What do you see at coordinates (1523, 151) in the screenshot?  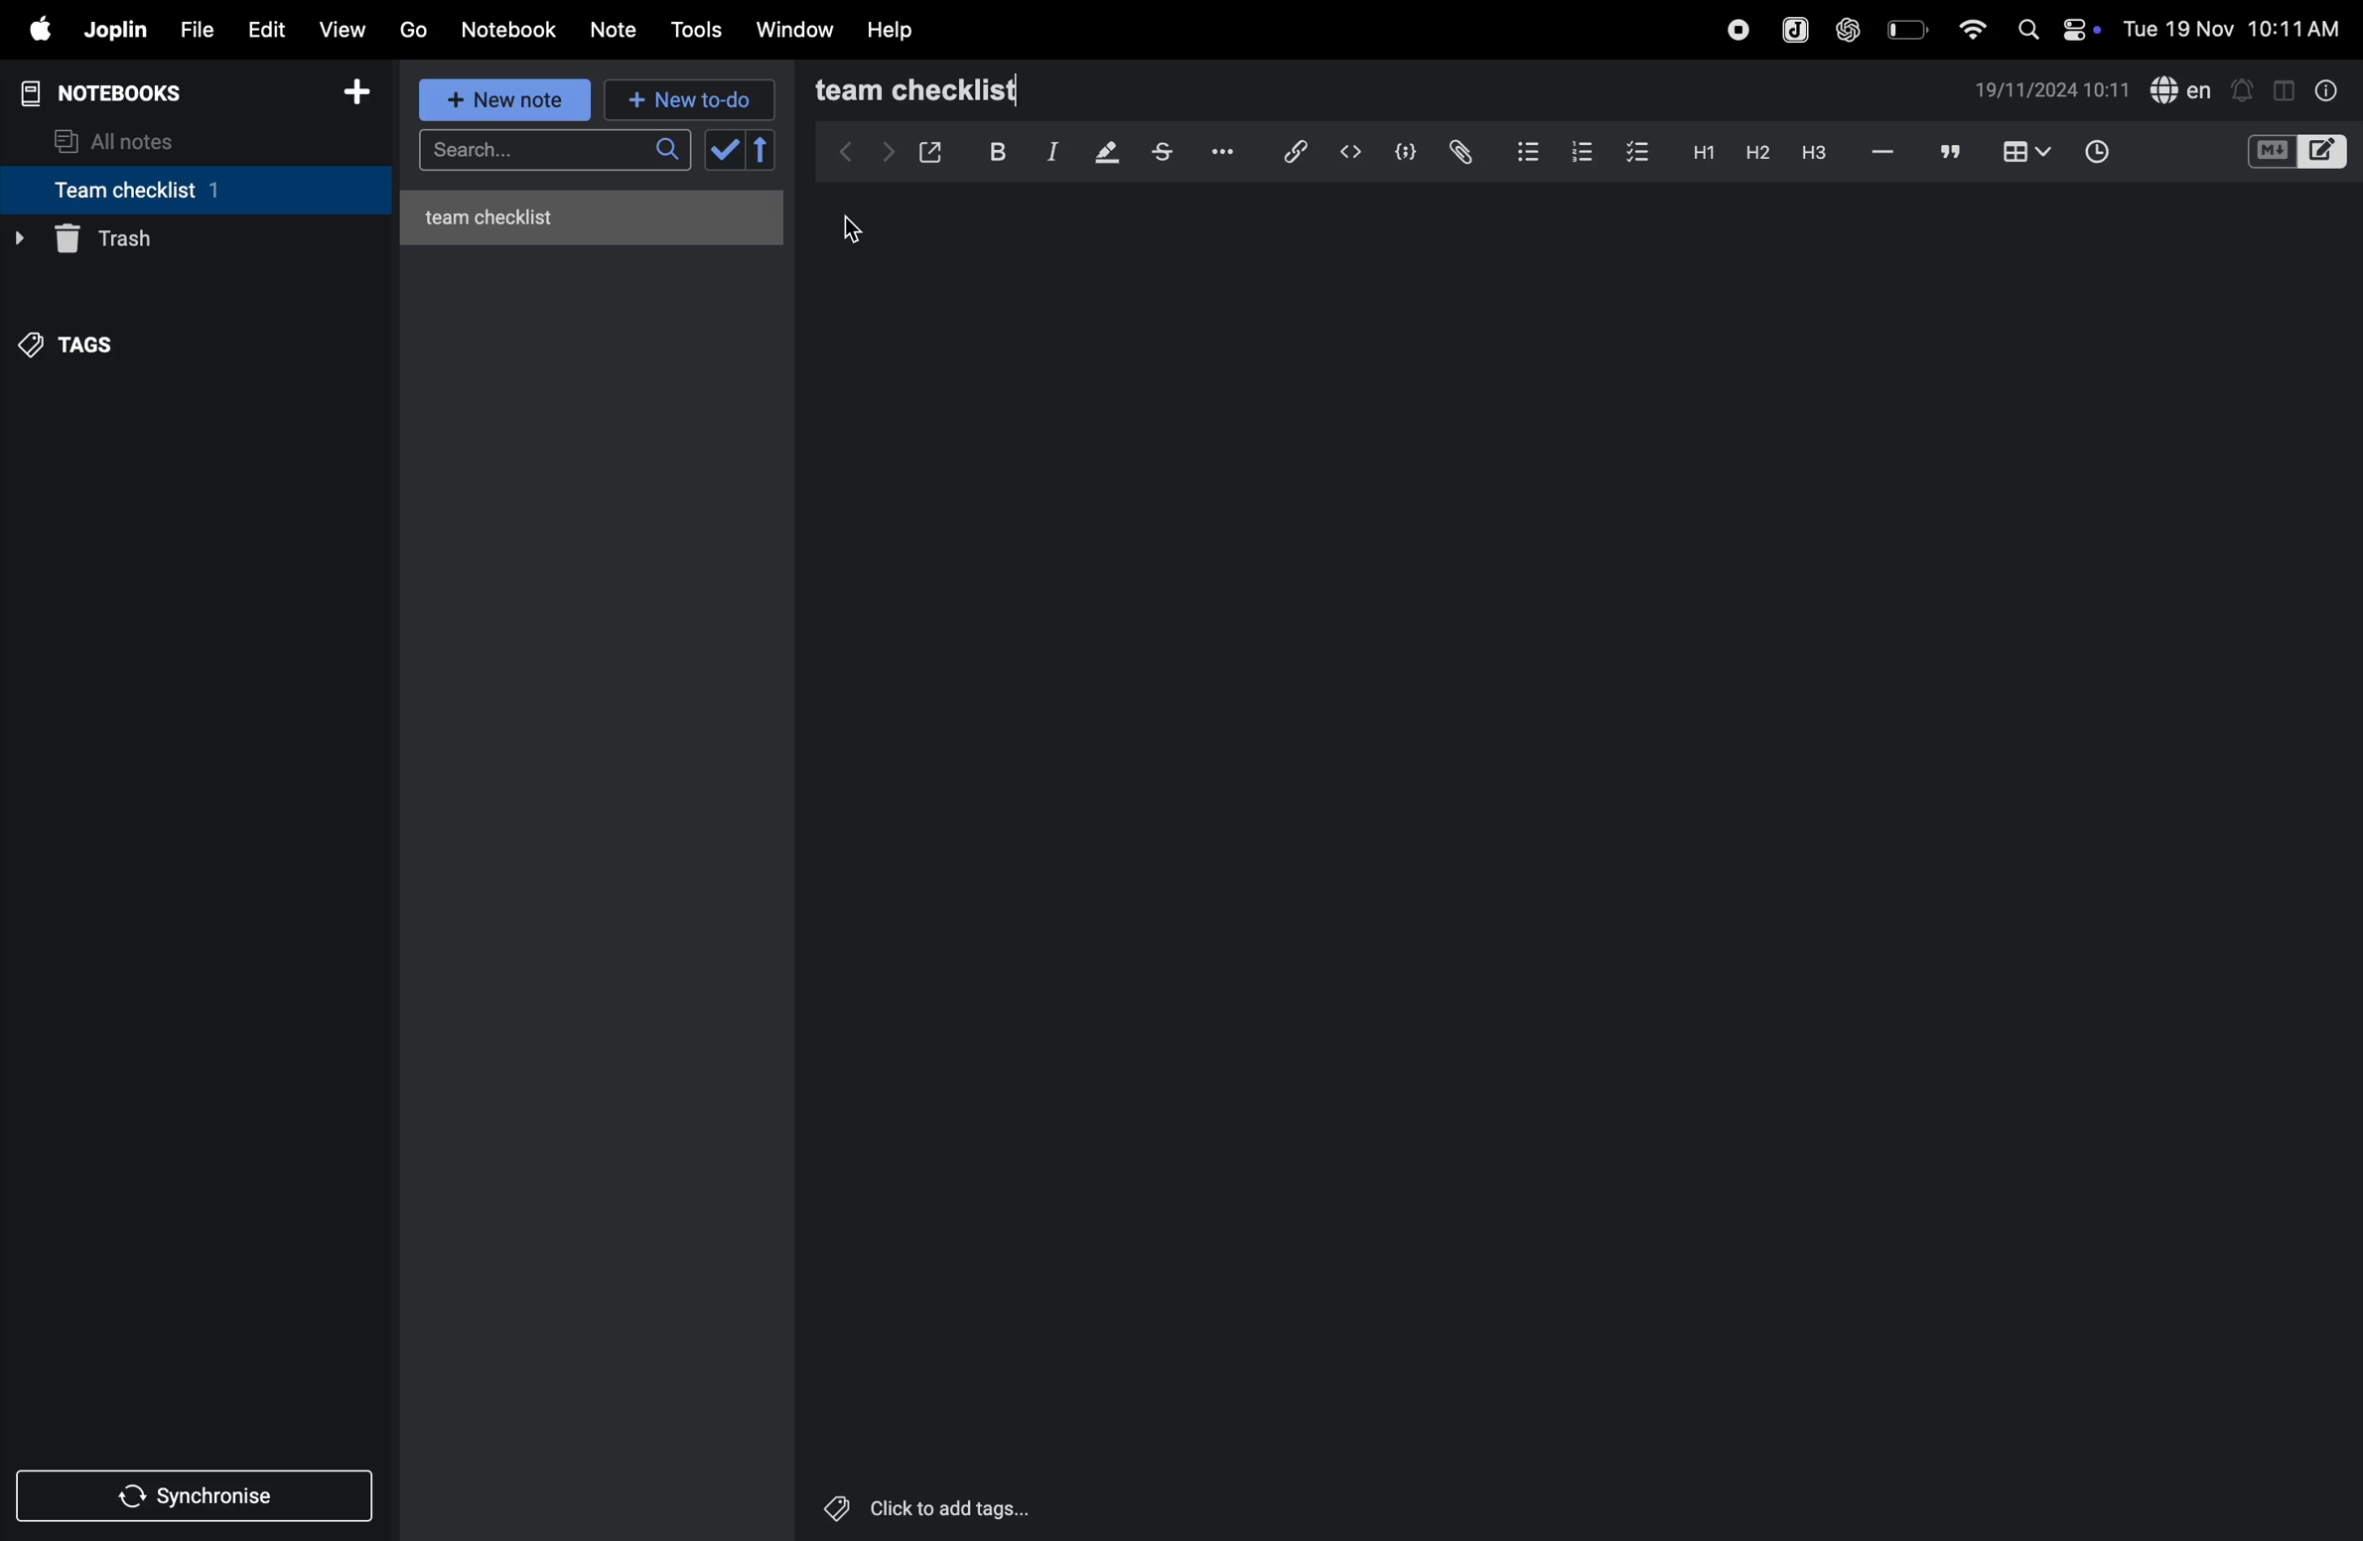 I see `bullet list` at bounding box center [1523, 151].